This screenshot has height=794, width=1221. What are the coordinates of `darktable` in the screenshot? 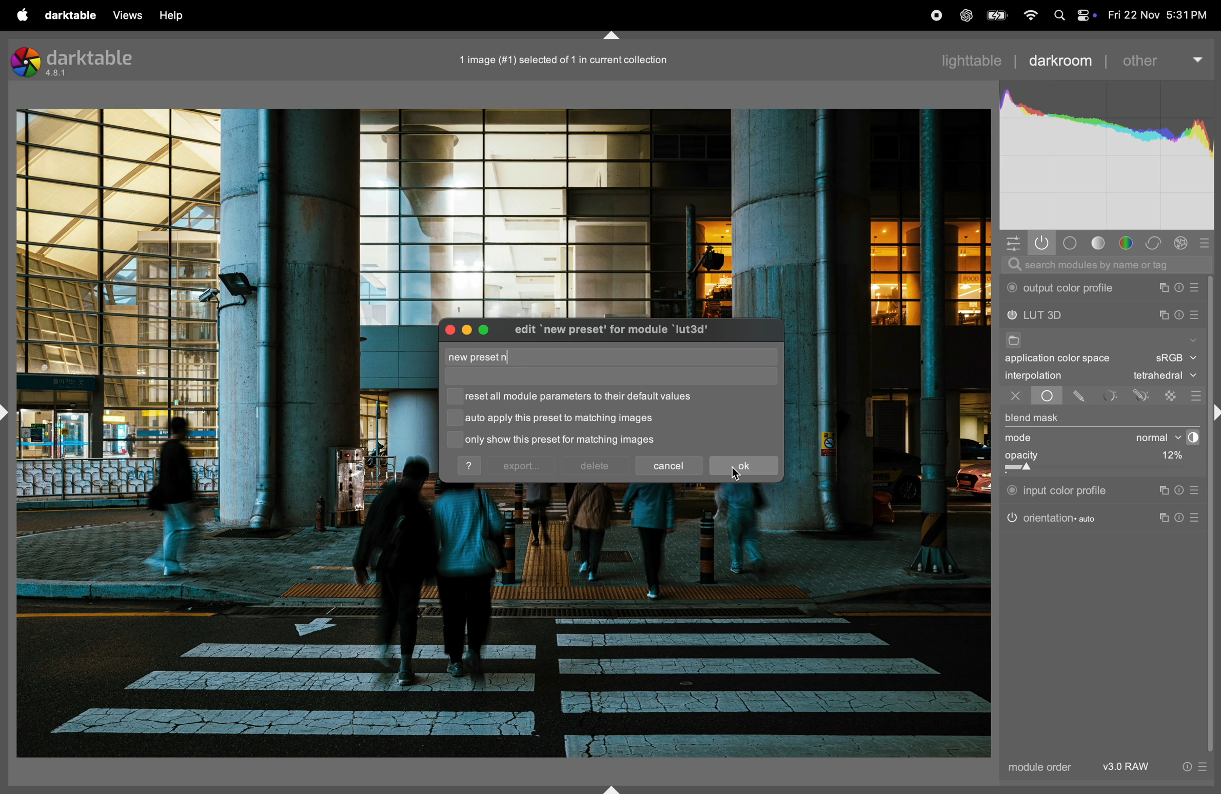 It's located at (67, 14).